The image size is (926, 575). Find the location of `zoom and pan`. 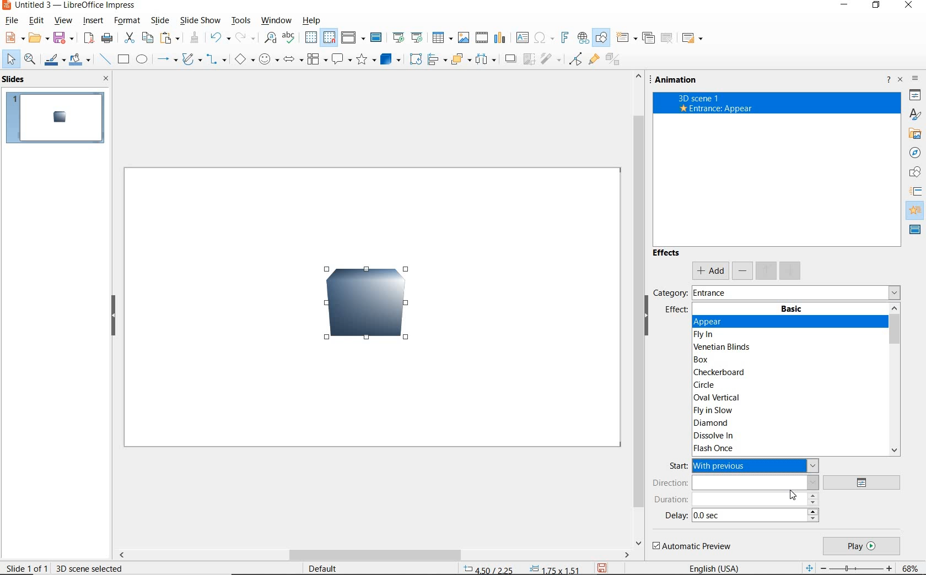

zoom and pan is located at coordinates (30, 61).